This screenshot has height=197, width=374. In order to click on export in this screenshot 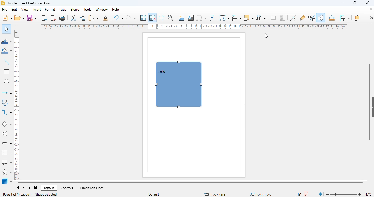, I will do `click(44, 18)`.